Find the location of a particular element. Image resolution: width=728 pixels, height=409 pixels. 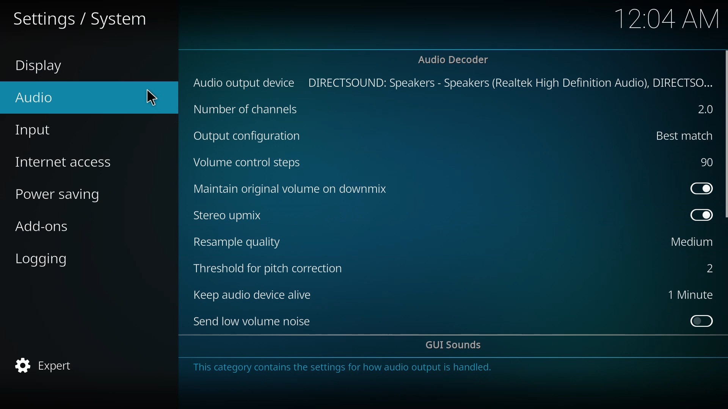

1 is located at coordinates (690, 295).